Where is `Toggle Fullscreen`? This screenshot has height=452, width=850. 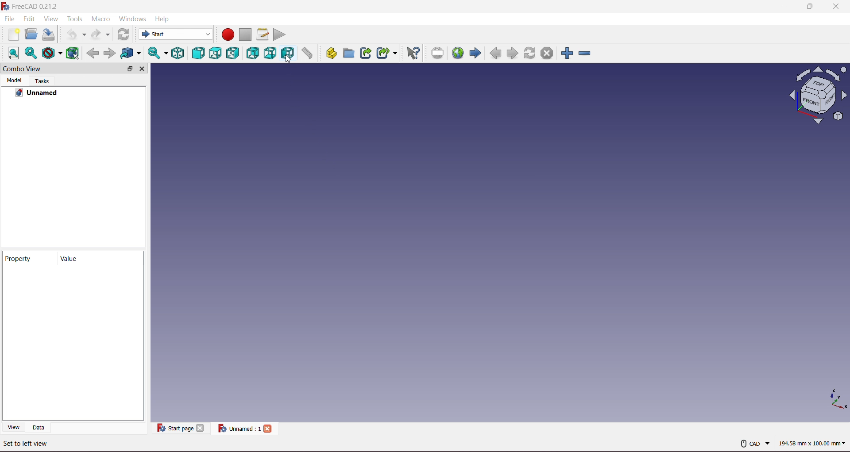 Toggle Fullscreen is located at coordinates (437, 53).